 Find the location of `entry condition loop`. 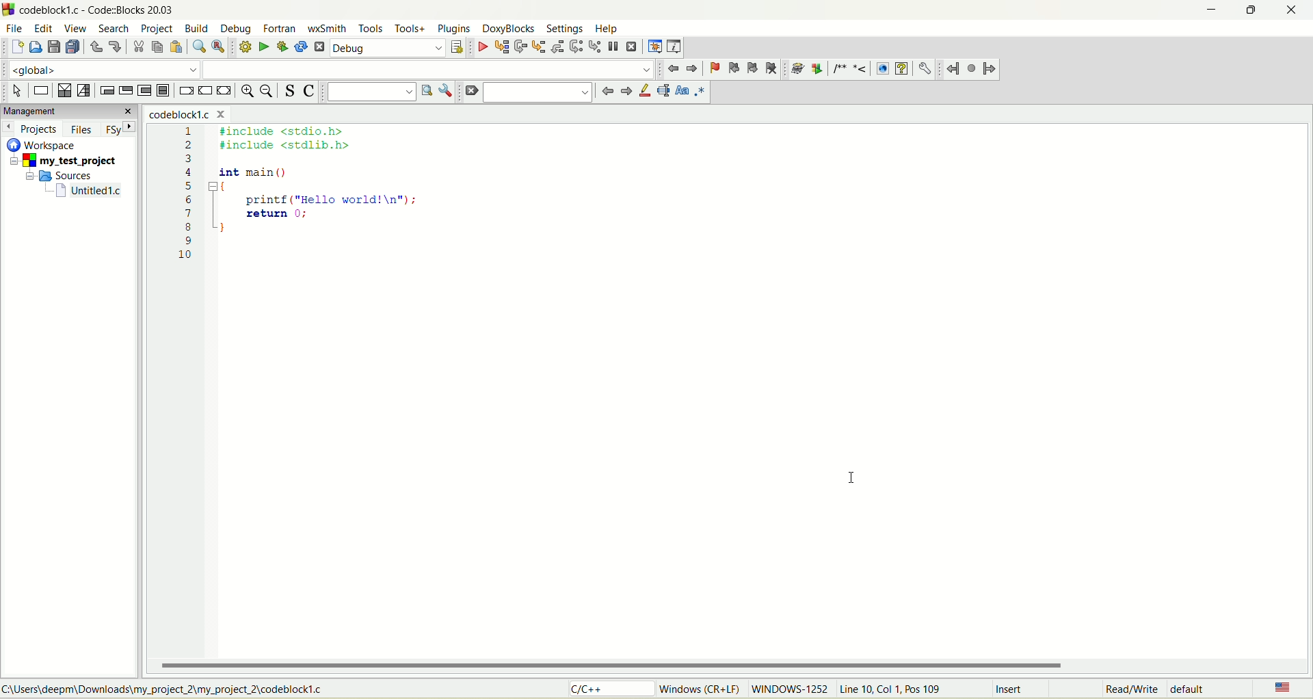

entry condition loop is located at coordinates (105, 90).